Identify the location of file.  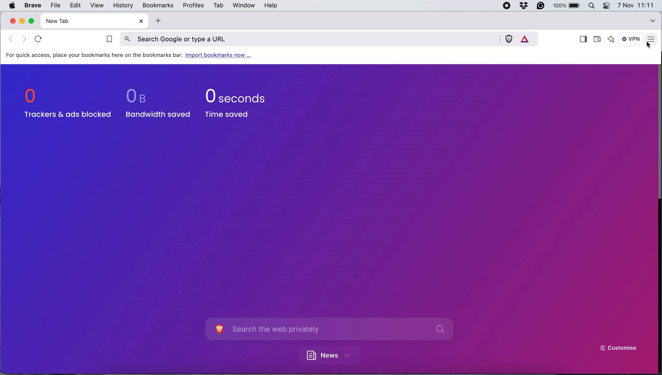
(54, 5).